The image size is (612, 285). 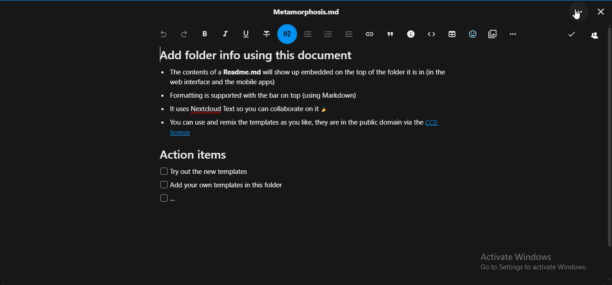 I want to click on text, so click(x=308, y=13).